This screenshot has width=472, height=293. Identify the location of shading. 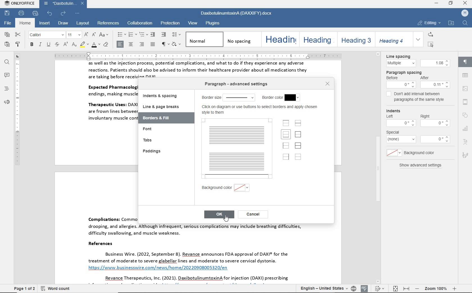
(177, 45).